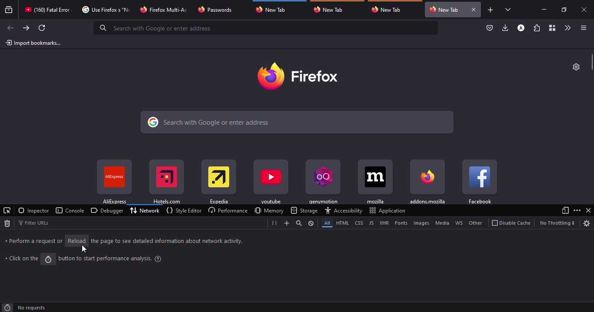 The height and width of the screenshot is (312, 594). I want to click on tab, so click(388, 10).